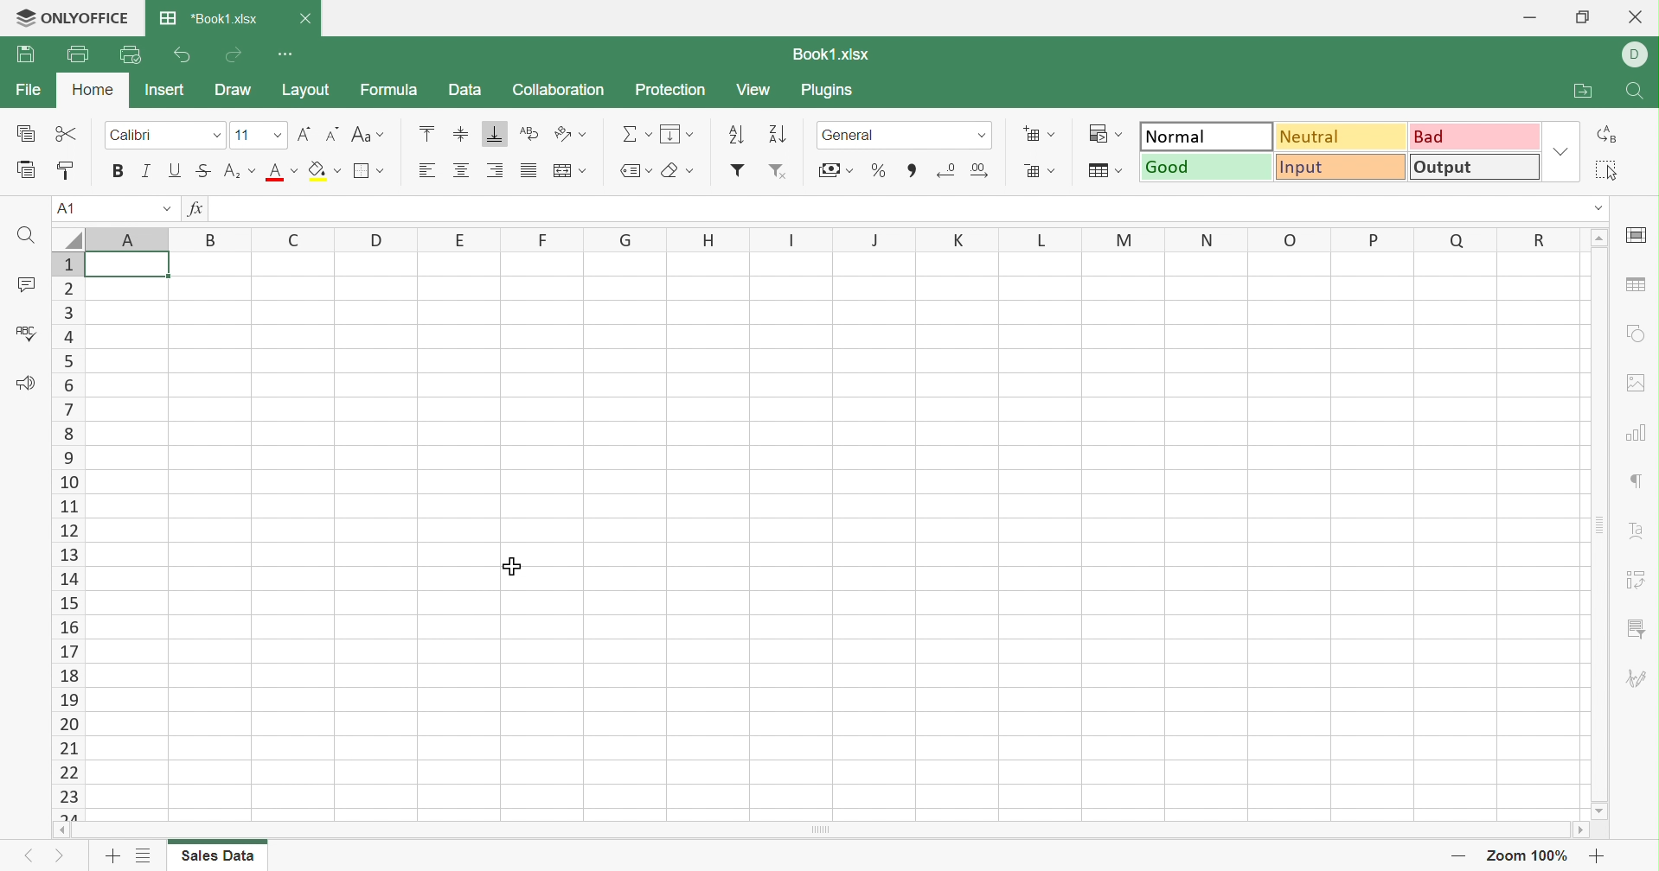 This screenshot has width=1659, height=871. I want to click on Cursor, so click(516, 565).